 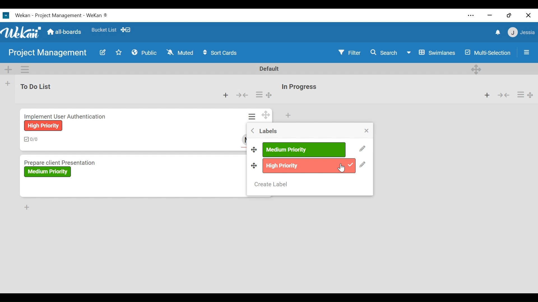 What do you see at coordinates (21, 31) in the screenshot?
I see `Wekan Logo` at bounding box center [21, 31].